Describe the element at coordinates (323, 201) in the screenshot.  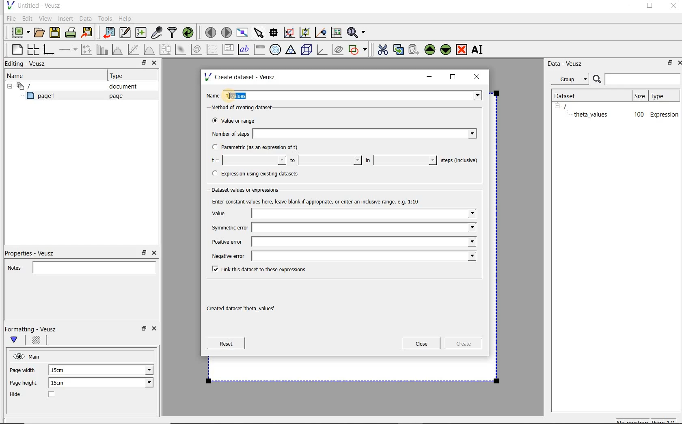
I see `Enter constant values here, leave blank if appropriate, or enter an inclusive range, e.g. 1:10` at that location.